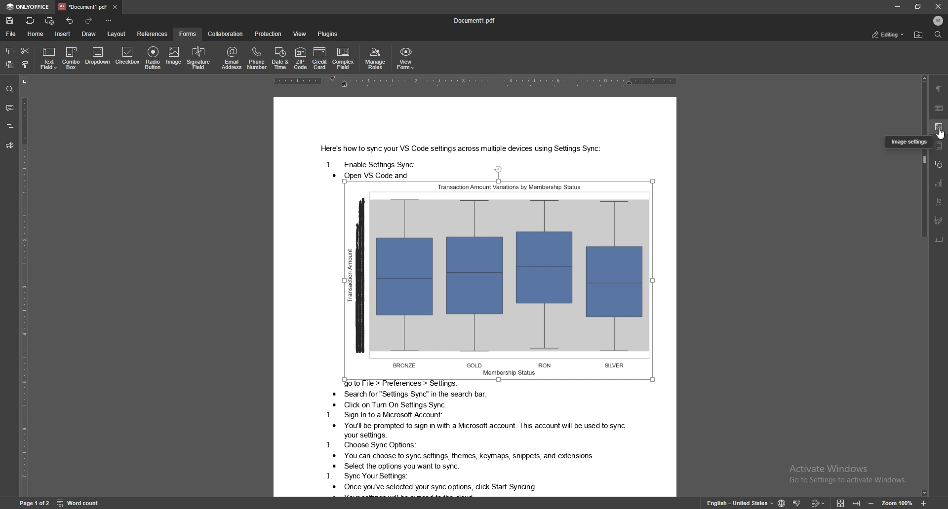  I want to click on editing, so click(889, 35).